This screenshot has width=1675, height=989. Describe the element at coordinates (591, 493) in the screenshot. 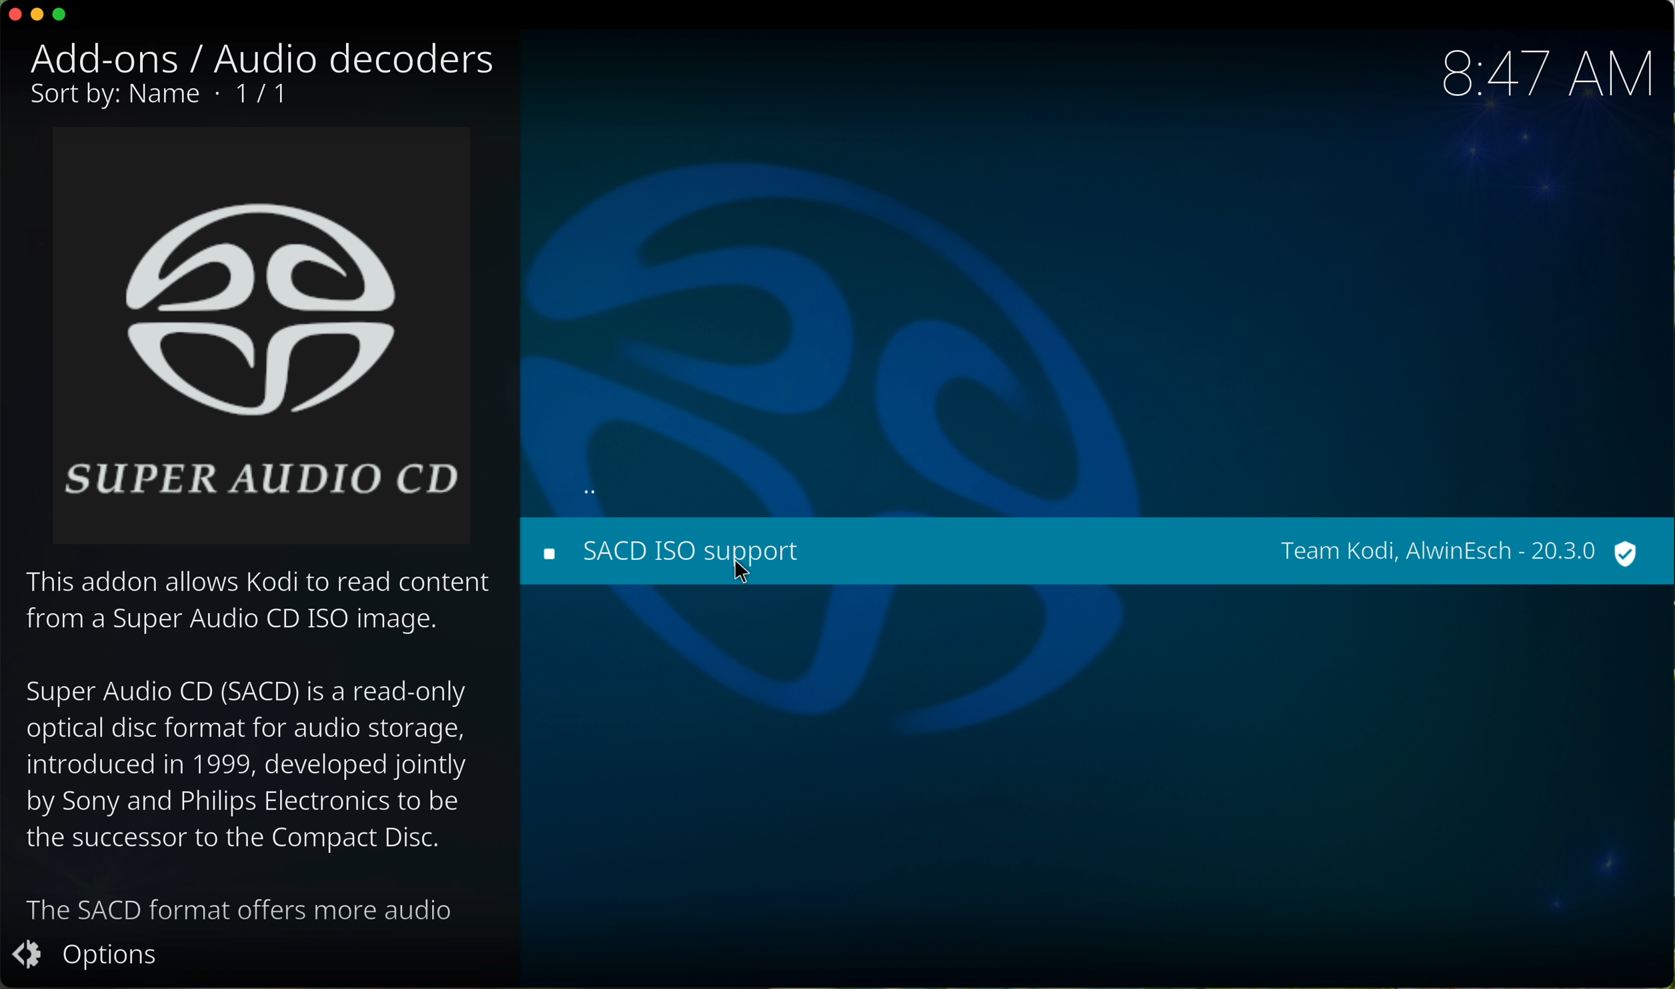

I see `back` at that location.